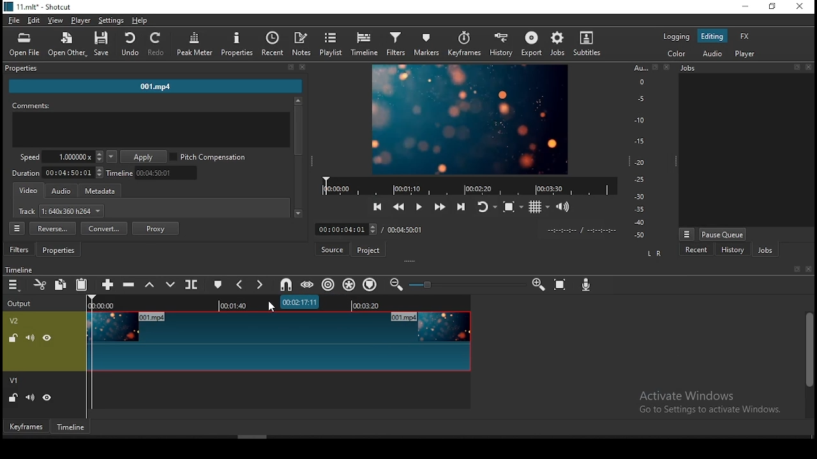  Describe the element at coordinates (269, 306) in the screenshot. I see `cursor` at that location.